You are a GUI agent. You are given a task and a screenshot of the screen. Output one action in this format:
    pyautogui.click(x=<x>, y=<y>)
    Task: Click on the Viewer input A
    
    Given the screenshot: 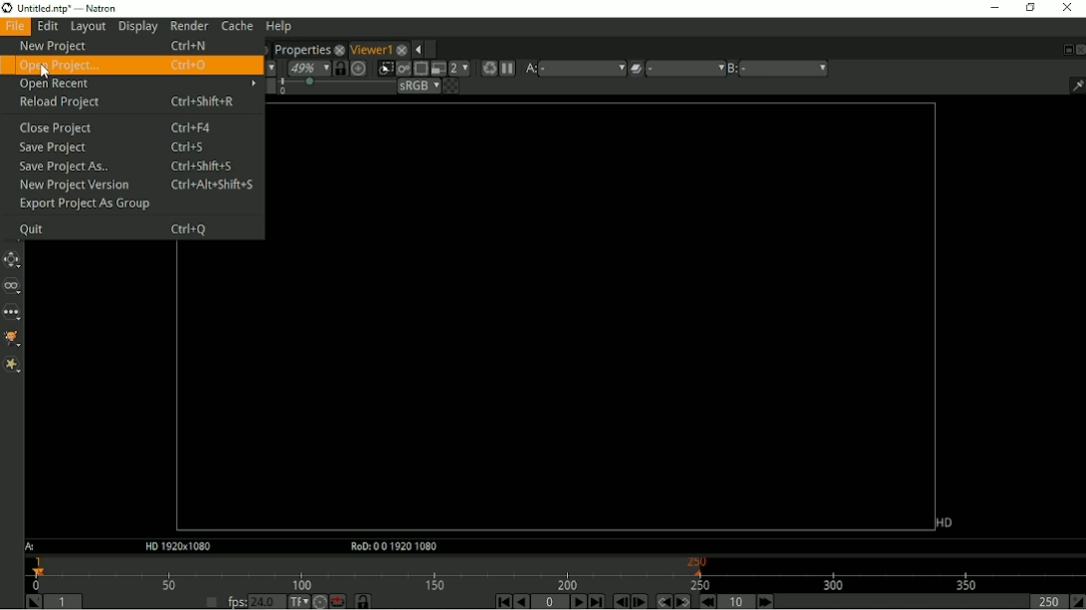 What is the action you would take?
    pyautogui.click(x=529, y=69)
    